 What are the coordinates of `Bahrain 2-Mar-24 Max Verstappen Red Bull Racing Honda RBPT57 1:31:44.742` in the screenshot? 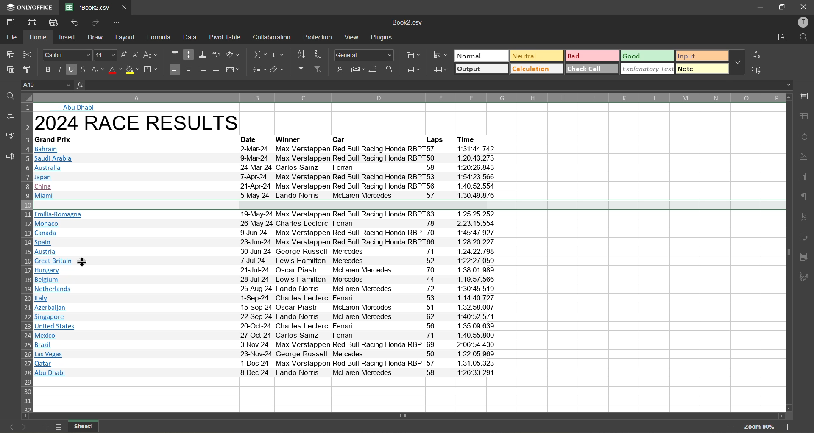 It's located at (266, 149).